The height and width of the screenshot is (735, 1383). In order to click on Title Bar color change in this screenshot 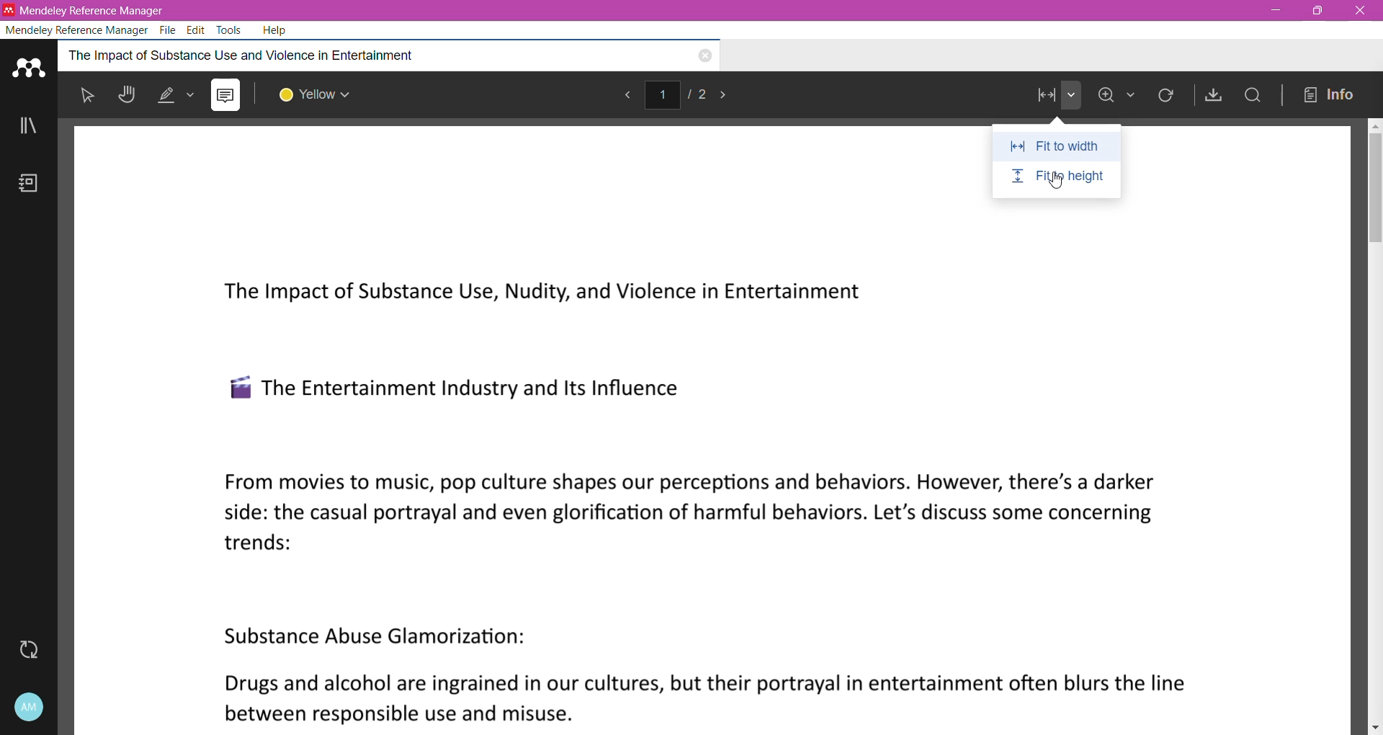, I will do `click(771, 11)`.